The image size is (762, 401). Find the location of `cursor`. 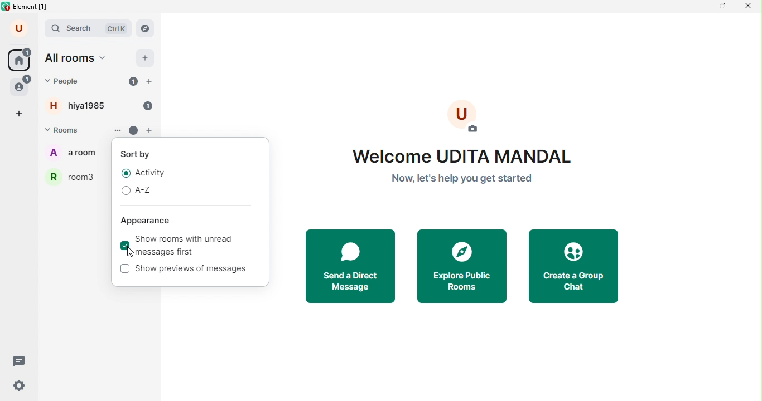

cursor is located at coordinates (131, 253).